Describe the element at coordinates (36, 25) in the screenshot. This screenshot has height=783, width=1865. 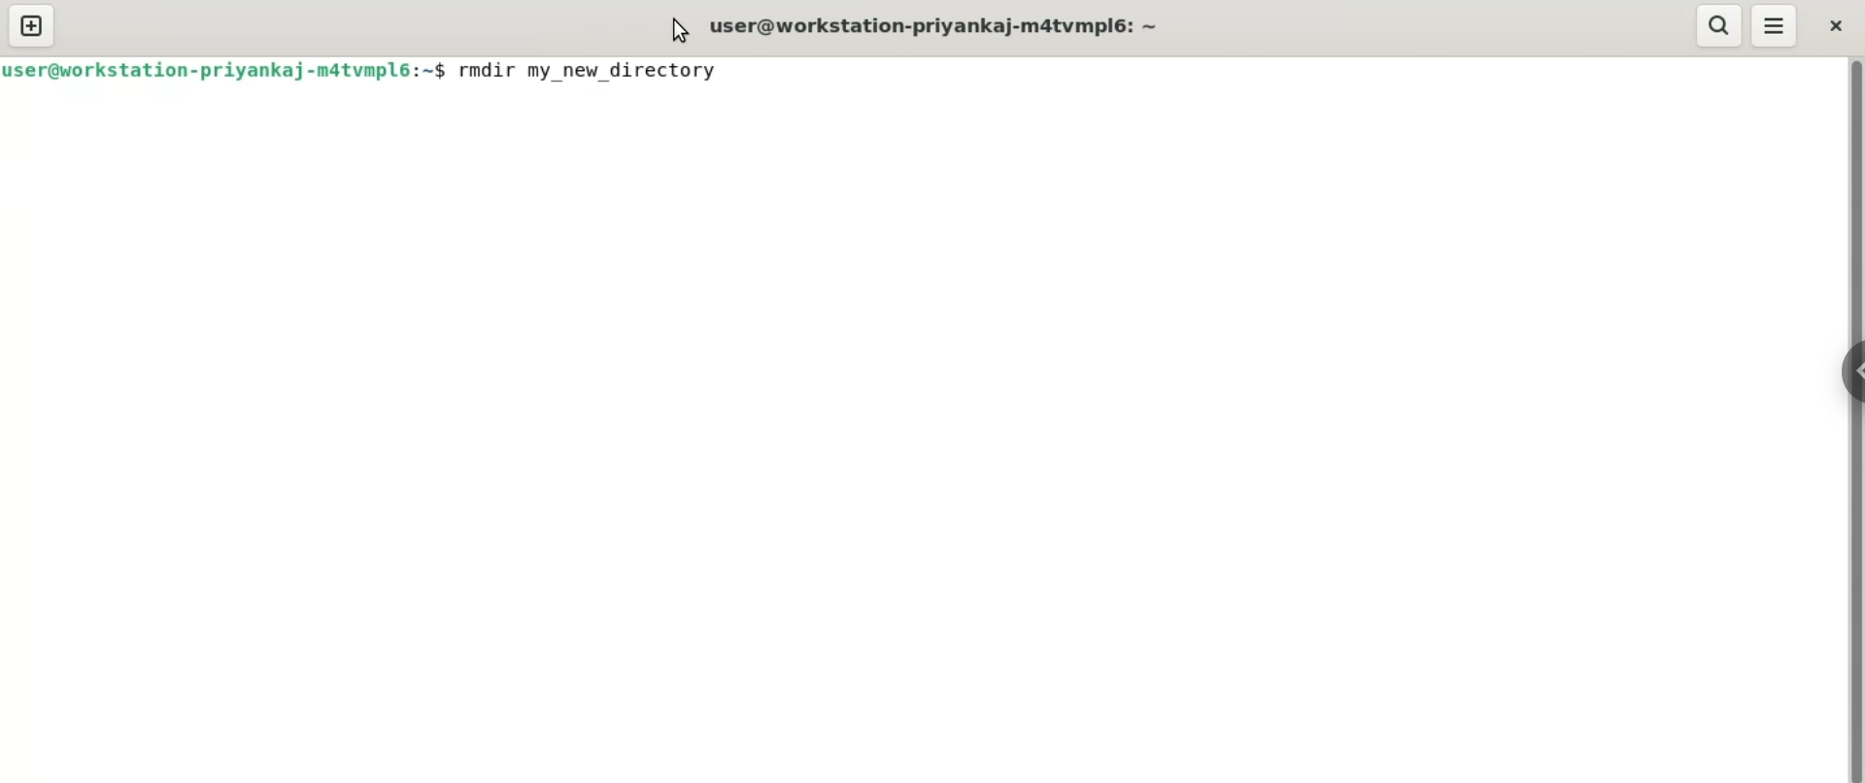
I see `new tab` at that location.